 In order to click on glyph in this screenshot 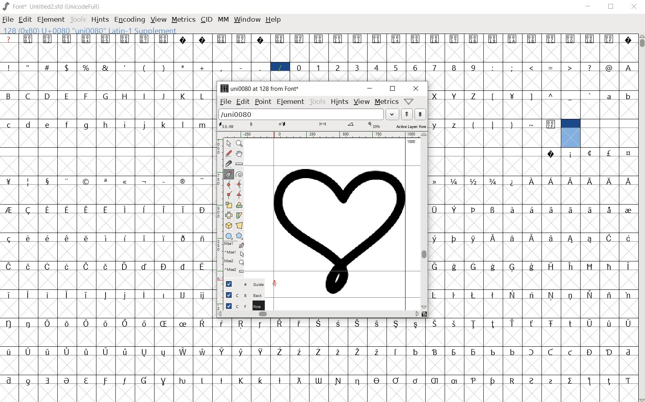, I will do `click(164, 125)`.